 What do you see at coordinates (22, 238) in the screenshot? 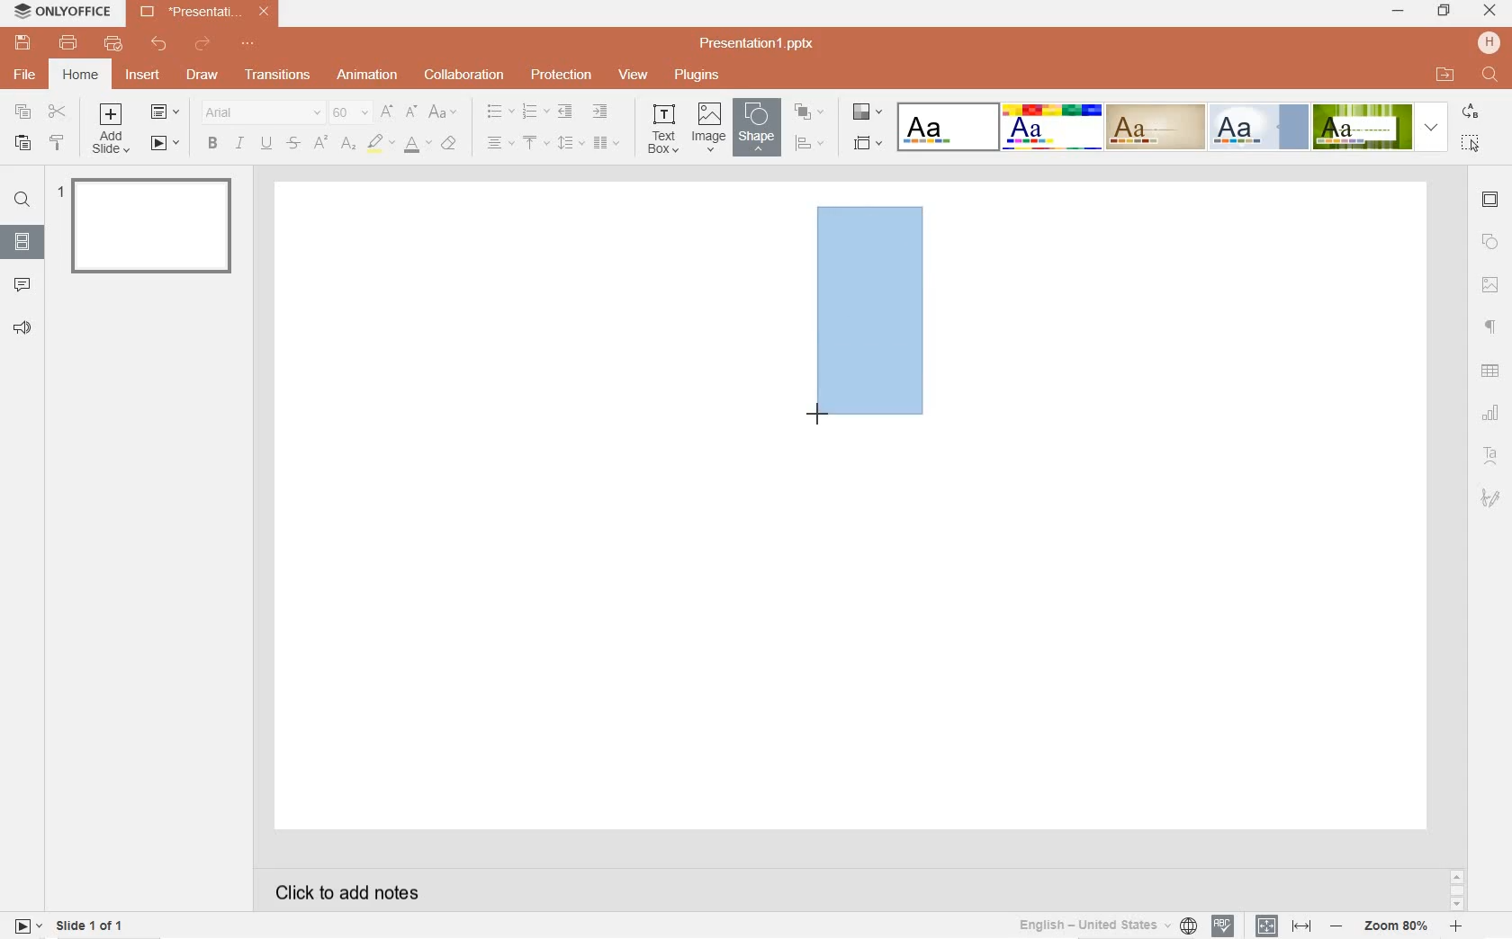
I see `slides` at bounding box center [22, 238].